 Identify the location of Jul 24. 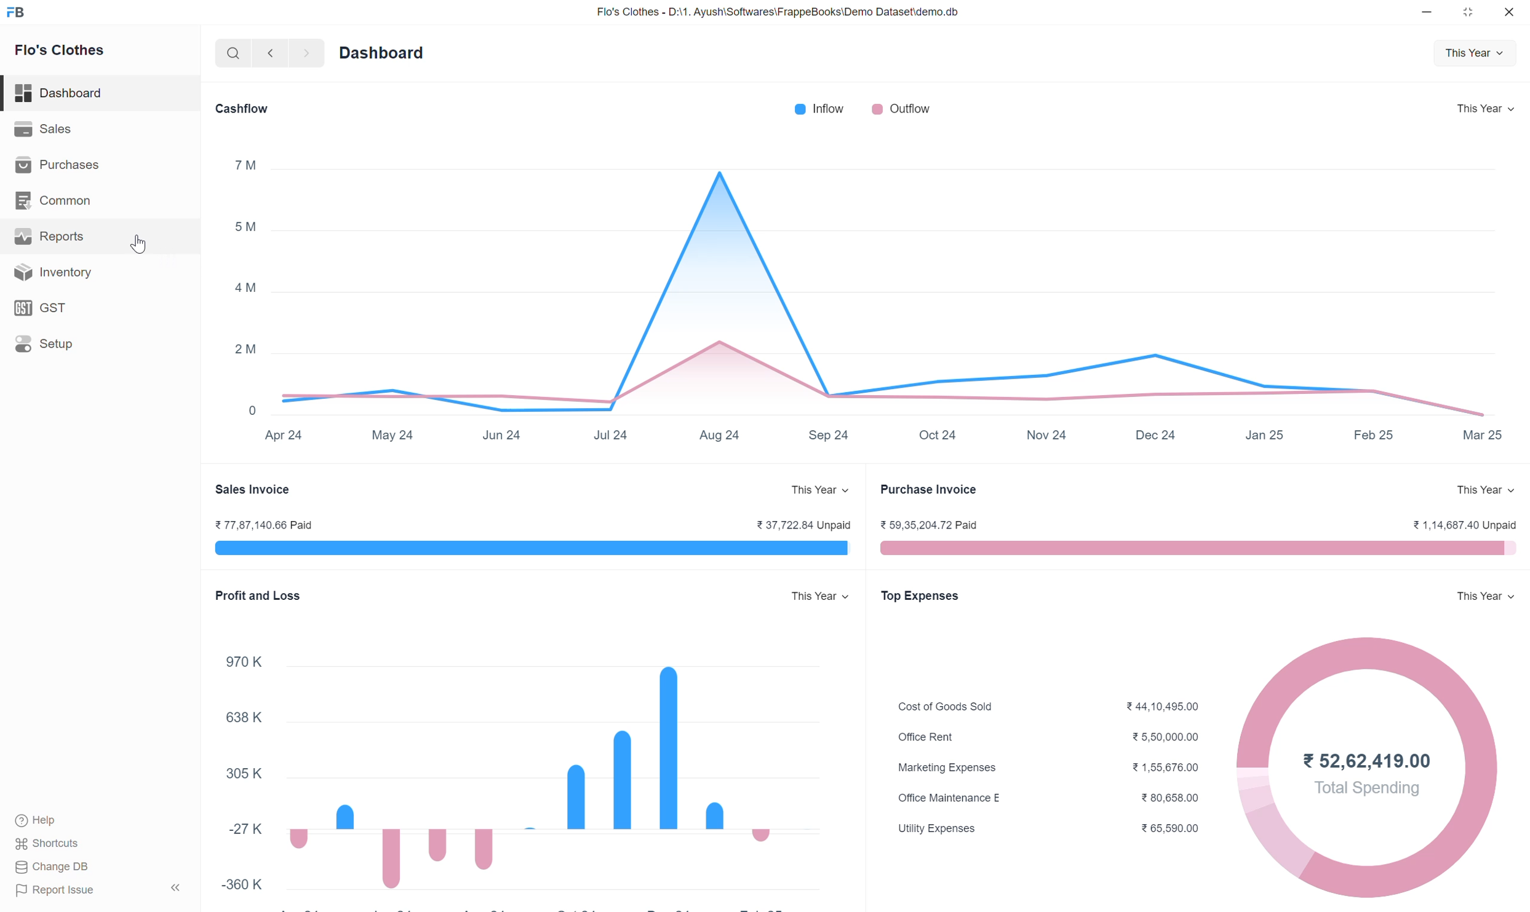
(608, 436).